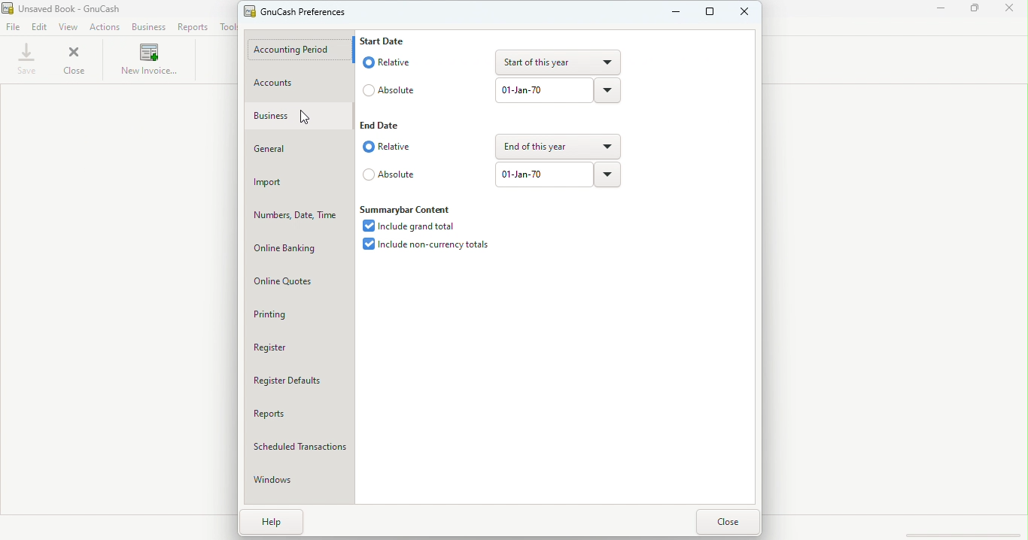  Describe the element at coordinates (385, 61) in the screenshot. I see `Relative` at that location.